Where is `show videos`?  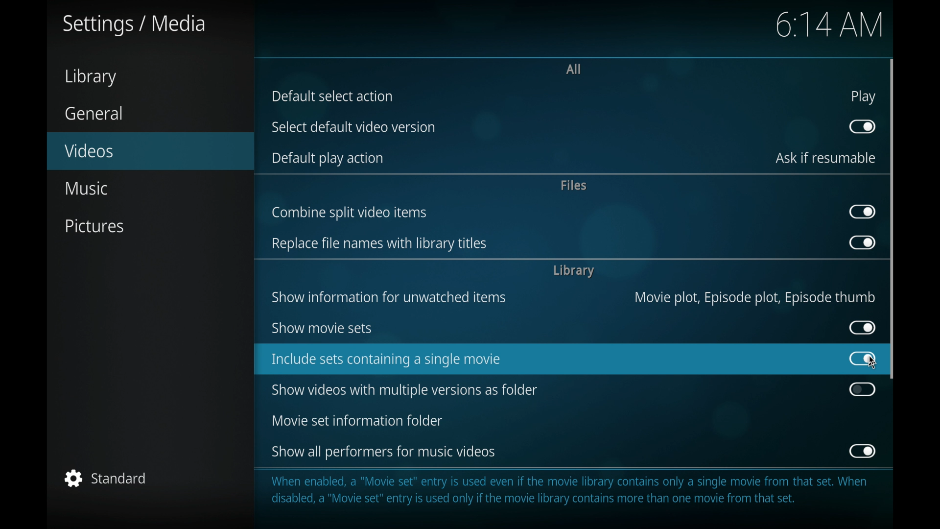
show videos is located at coordinates (404, 390).